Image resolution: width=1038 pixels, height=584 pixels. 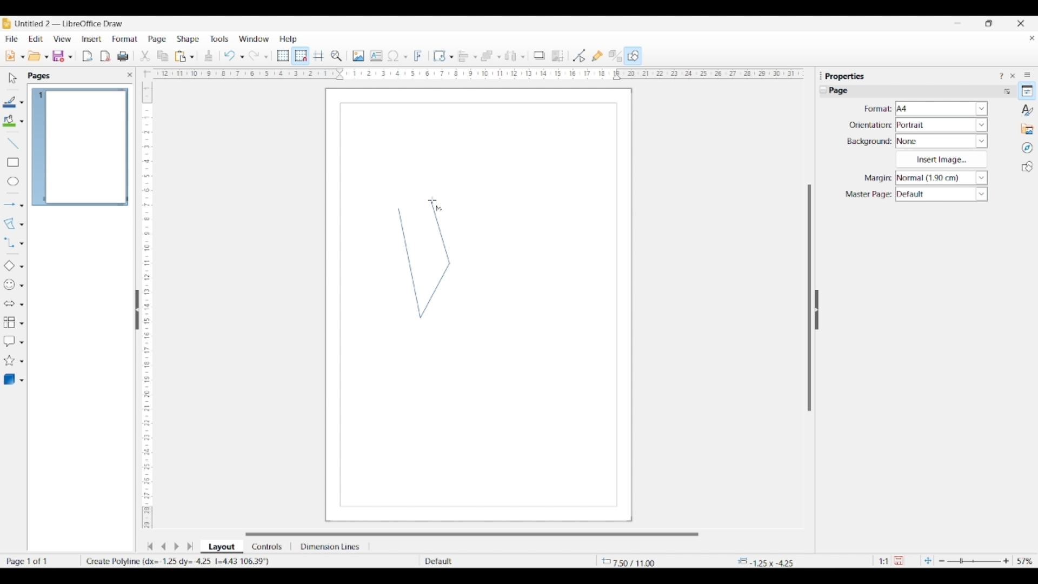 What do you see at coordinates (336, 56) in the screenshot?
I see `Zoom and pan` at bounding box center [336, 56].